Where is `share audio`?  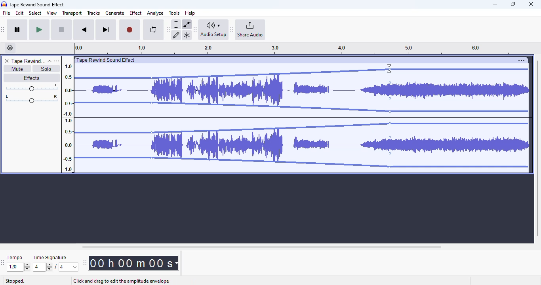
share audio is located at coordinates (251, 30).